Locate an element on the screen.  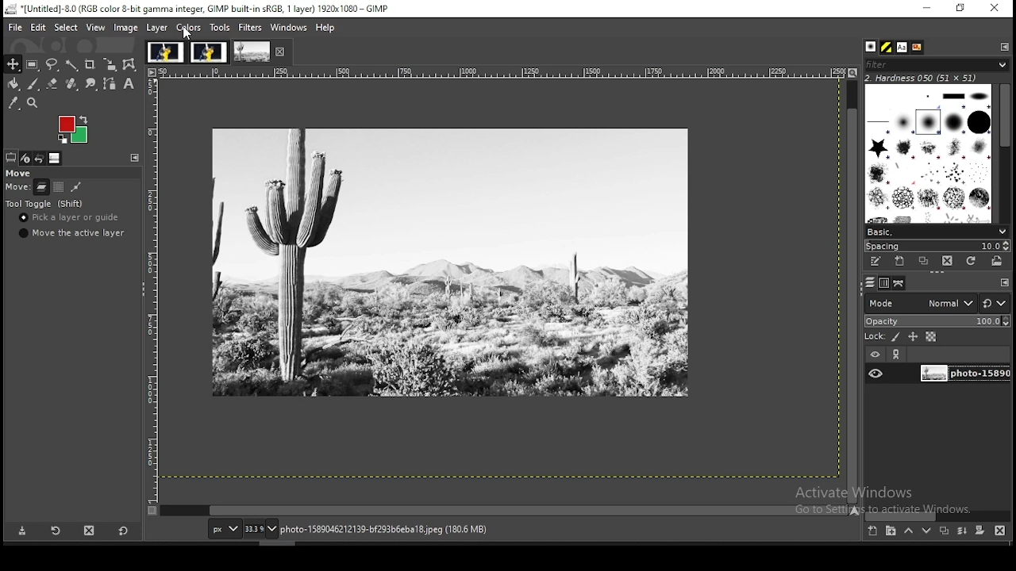
paint bucket tool is located at coordinates (13, 84).